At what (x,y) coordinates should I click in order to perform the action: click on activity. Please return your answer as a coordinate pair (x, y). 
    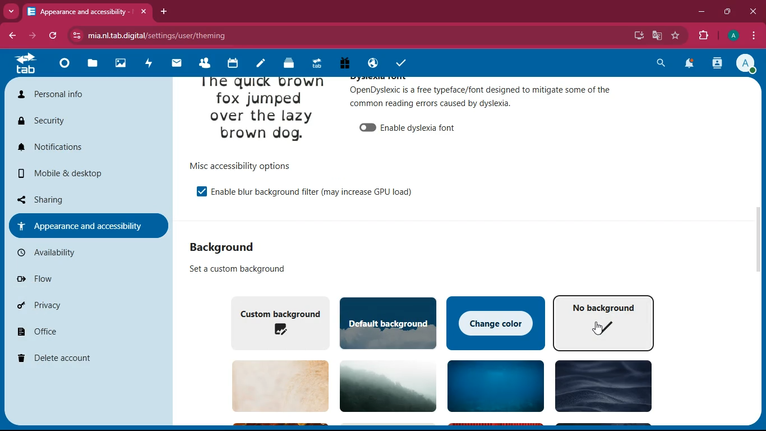
    Looking at the image, I should click on (149, 62).